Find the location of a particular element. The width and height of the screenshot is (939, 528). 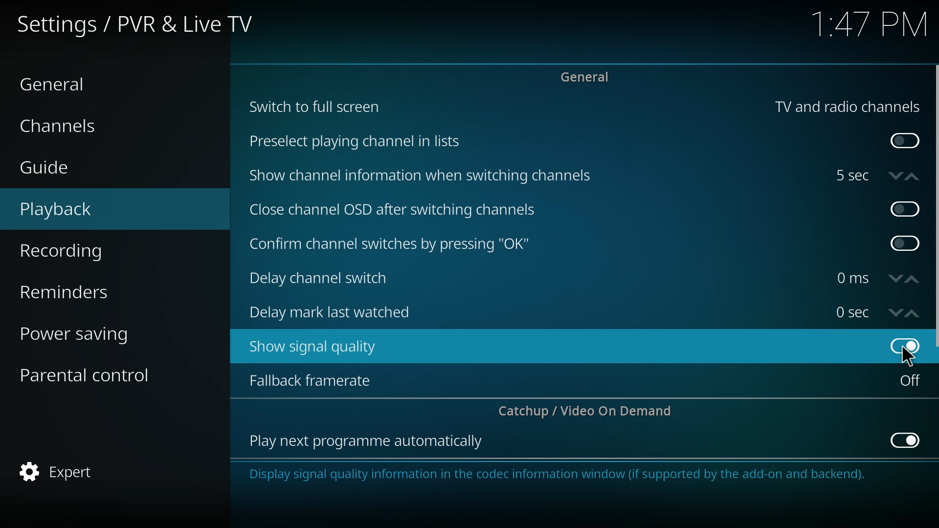

confirm channel switches by pressing ok is located at coordinates (389, 244).